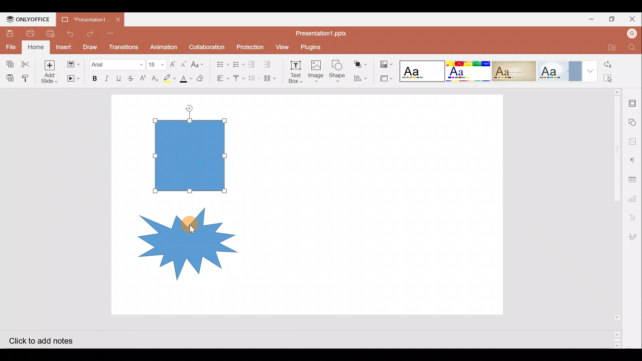 This screenshot has height=361, width=642. Describe the element at coordinates (238, 63) in the screenshot. I see `Numbering` at that location.